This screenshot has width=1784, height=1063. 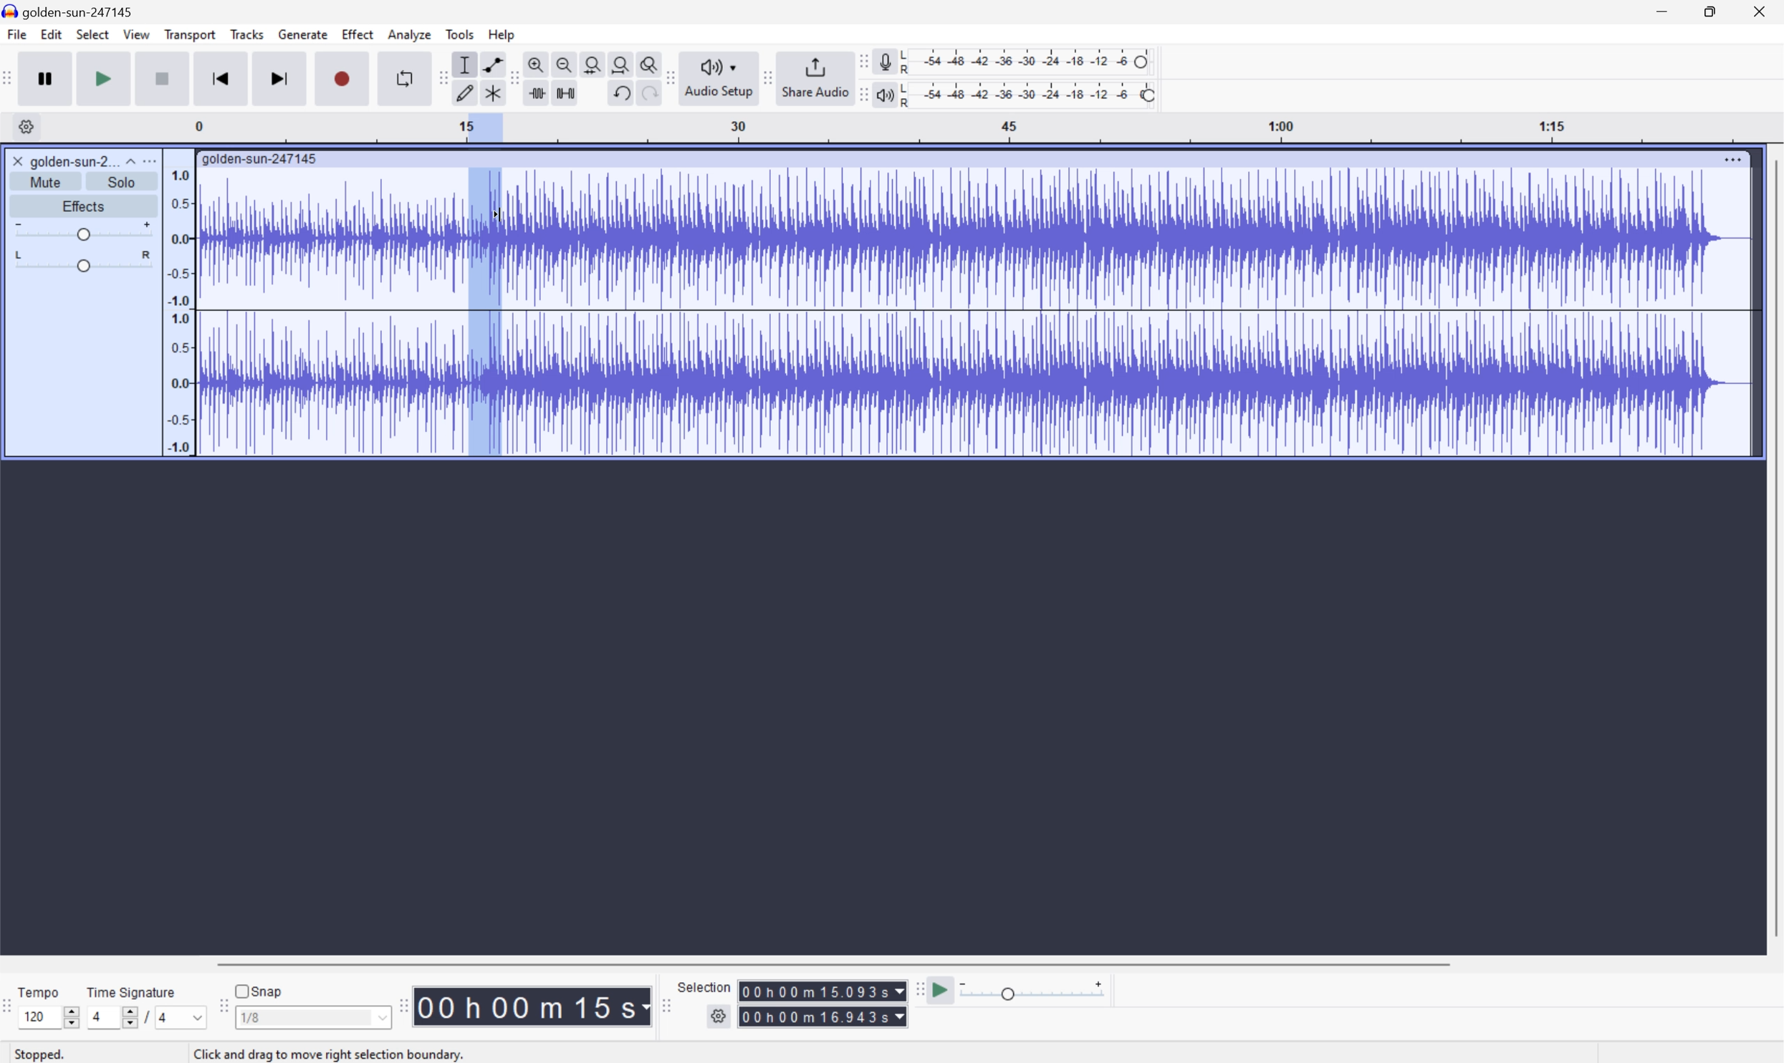 I want to click on Settings, so click(x=721, y=1016).